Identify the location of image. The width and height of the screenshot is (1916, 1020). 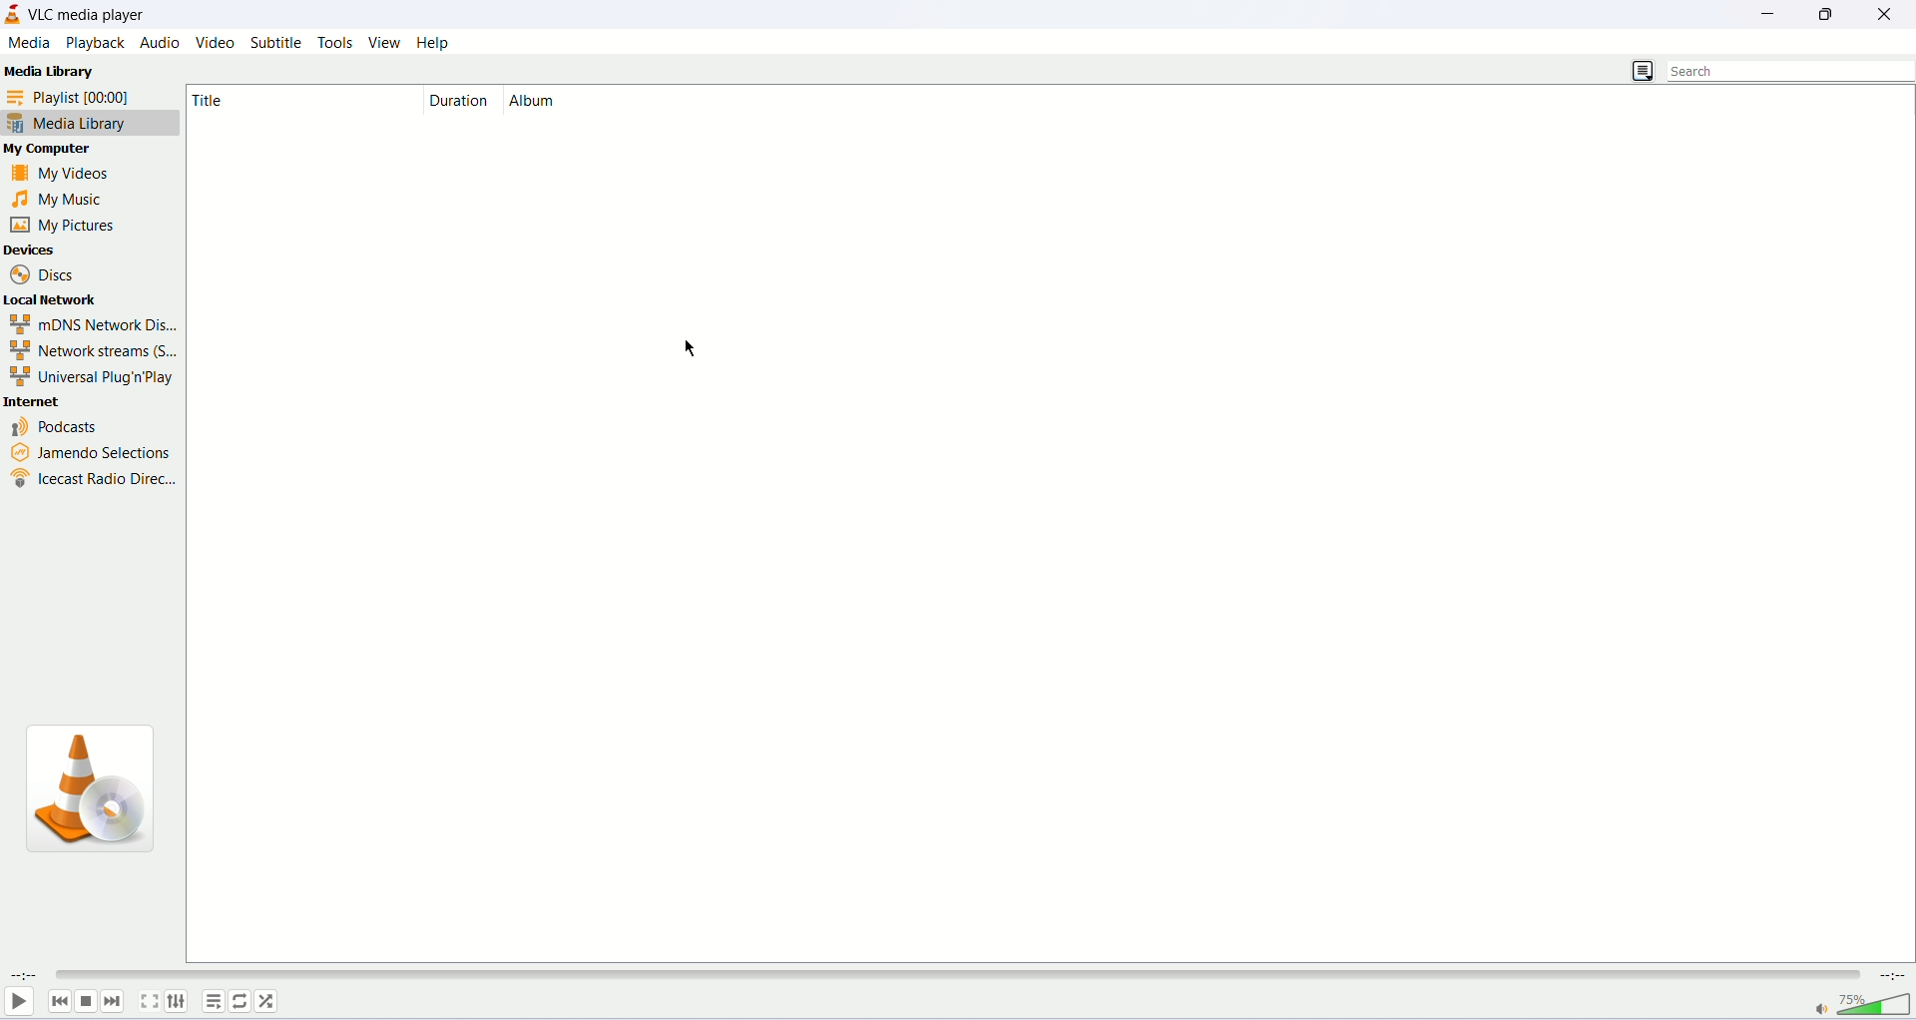
(93, 791).